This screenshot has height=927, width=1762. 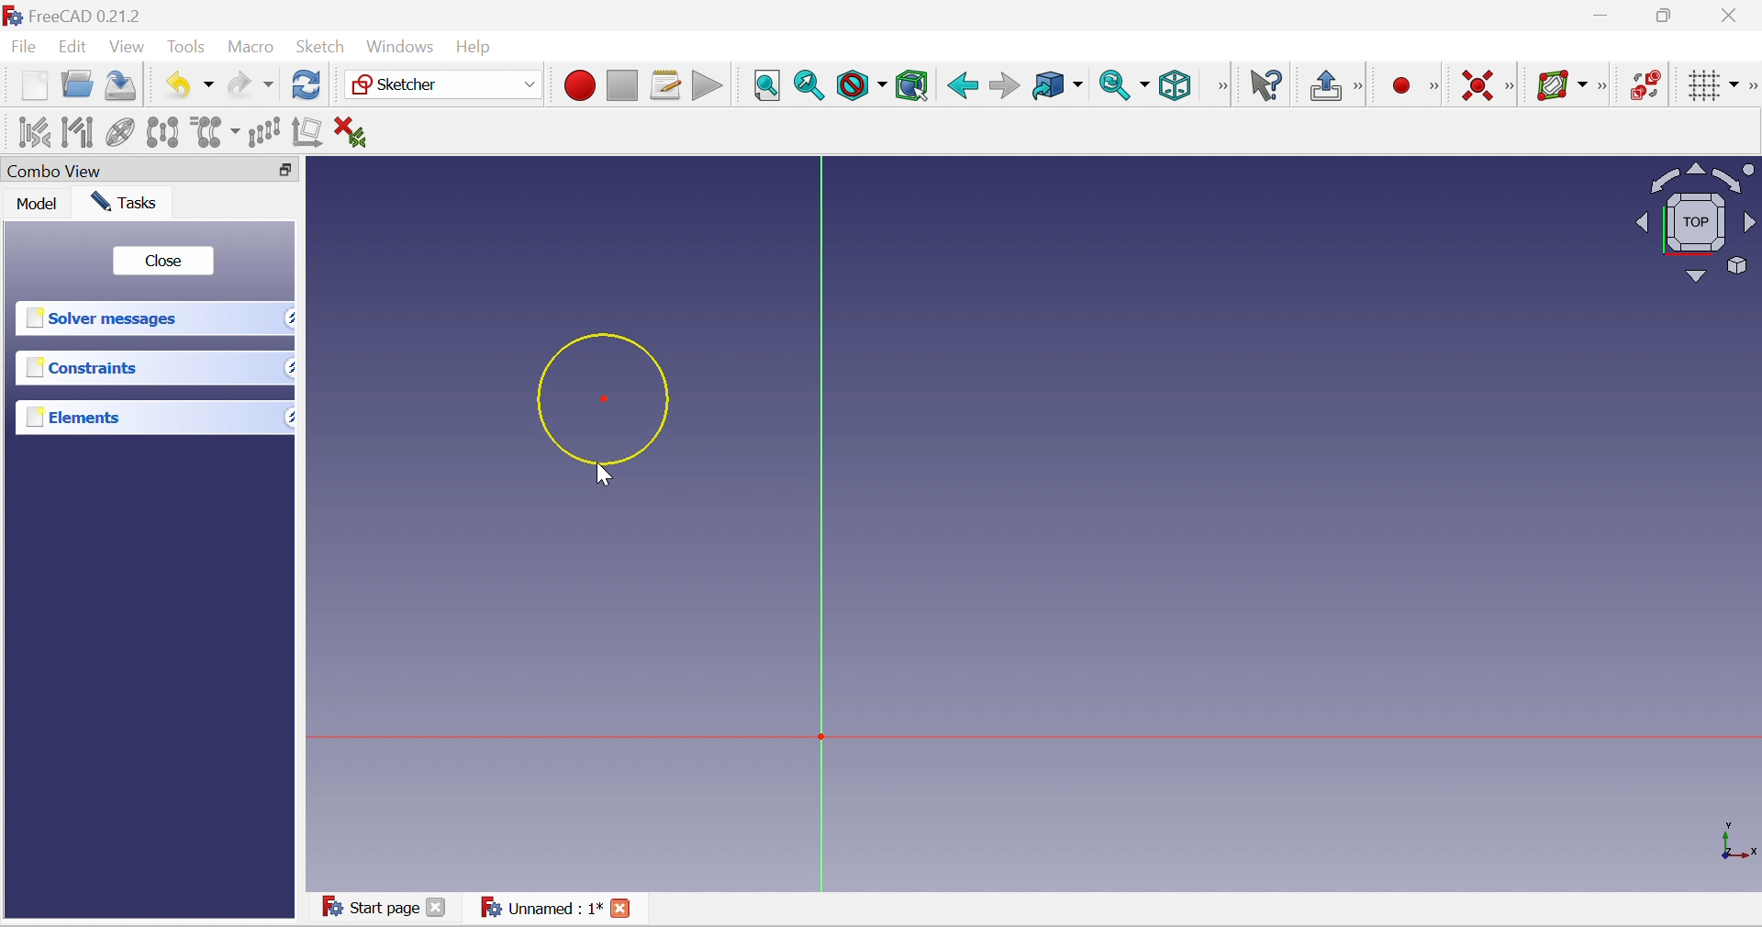 What do you see at coordinates (289, 416) in the screenshot?
I see `Drop down` at bounding box center [289, 416].